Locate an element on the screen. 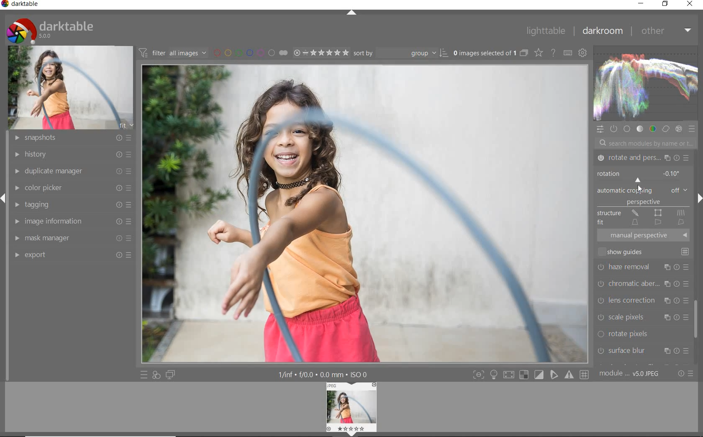 The image size is (703, 437). PERSPECTIVE is located at coordinates (644, 202).